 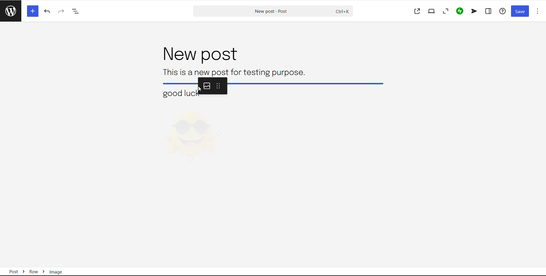 What do you see at coordinates (76, 12) in the screenshot?
I see `document overview` at bounding box center [76, 12].